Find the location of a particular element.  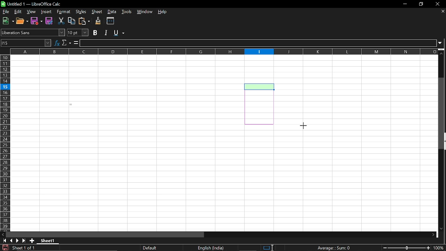

Styles is located at coordinates (80, 12).